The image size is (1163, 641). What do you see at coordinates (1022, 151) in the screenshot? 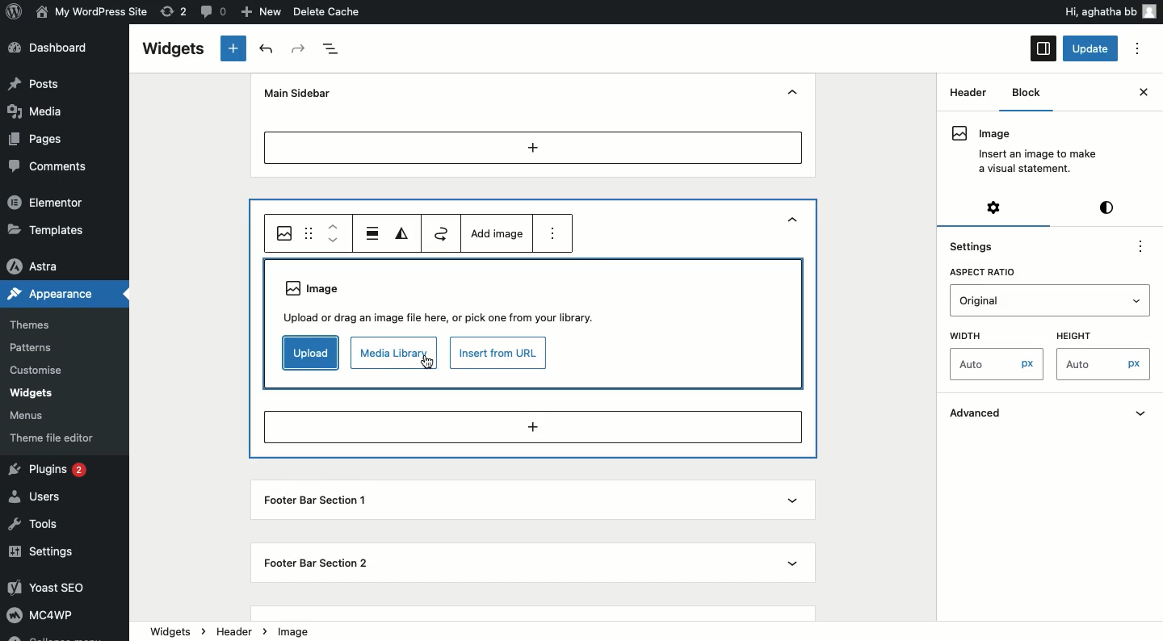
I see `Image` at bounding box center [1022, 151].